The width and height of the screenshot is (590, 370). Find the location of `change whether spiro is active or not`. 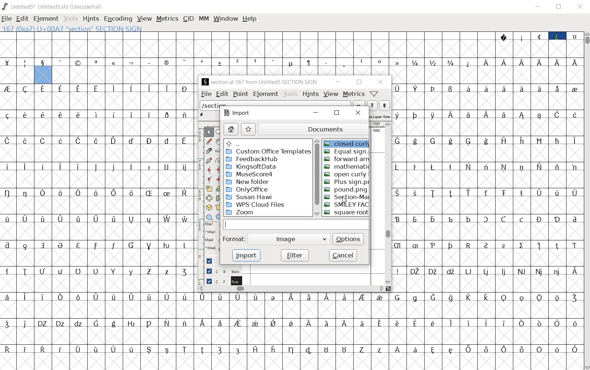

change whether spiro is active or not is located at coordinates (219, 160).